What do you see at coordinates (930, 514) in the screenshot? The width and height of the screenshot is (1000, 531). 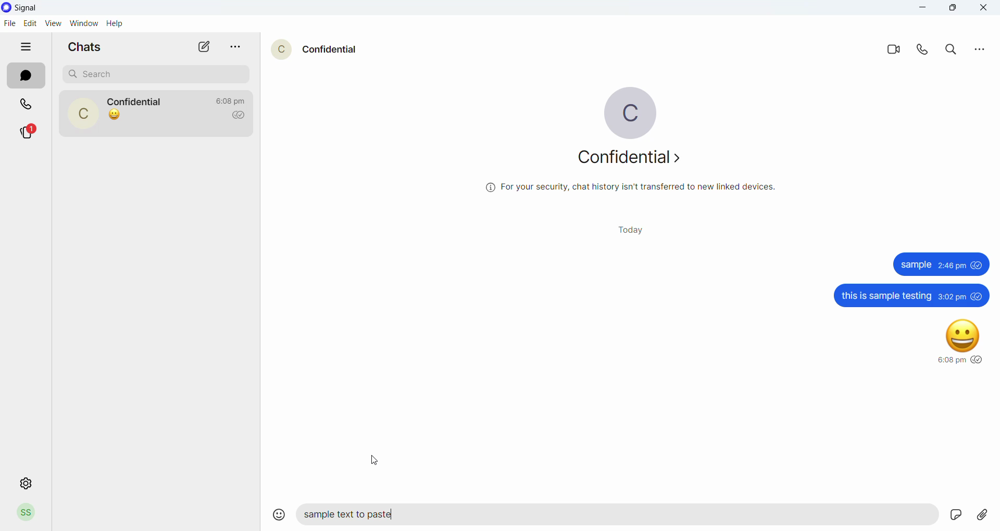 I see `sticker` at bounding box center [930, 514].